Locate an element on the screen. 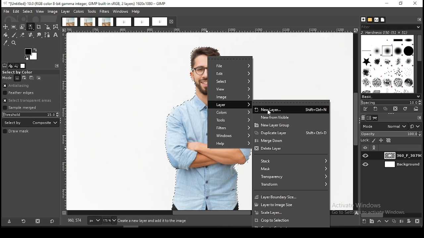 This screenshot has width=424, height=238. hardness 050 (51x51) is located at coordinates (385, 32).